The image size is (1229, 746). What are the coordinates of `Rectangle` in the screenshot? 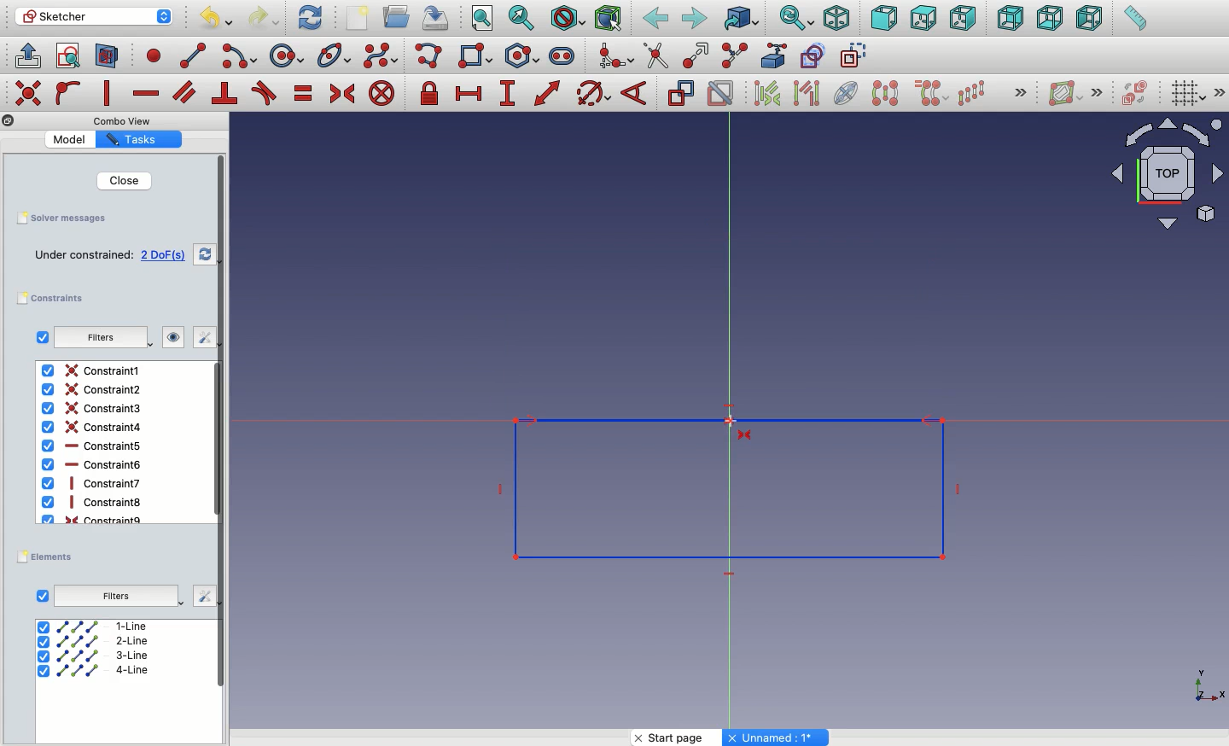 It's located at (479, 58).